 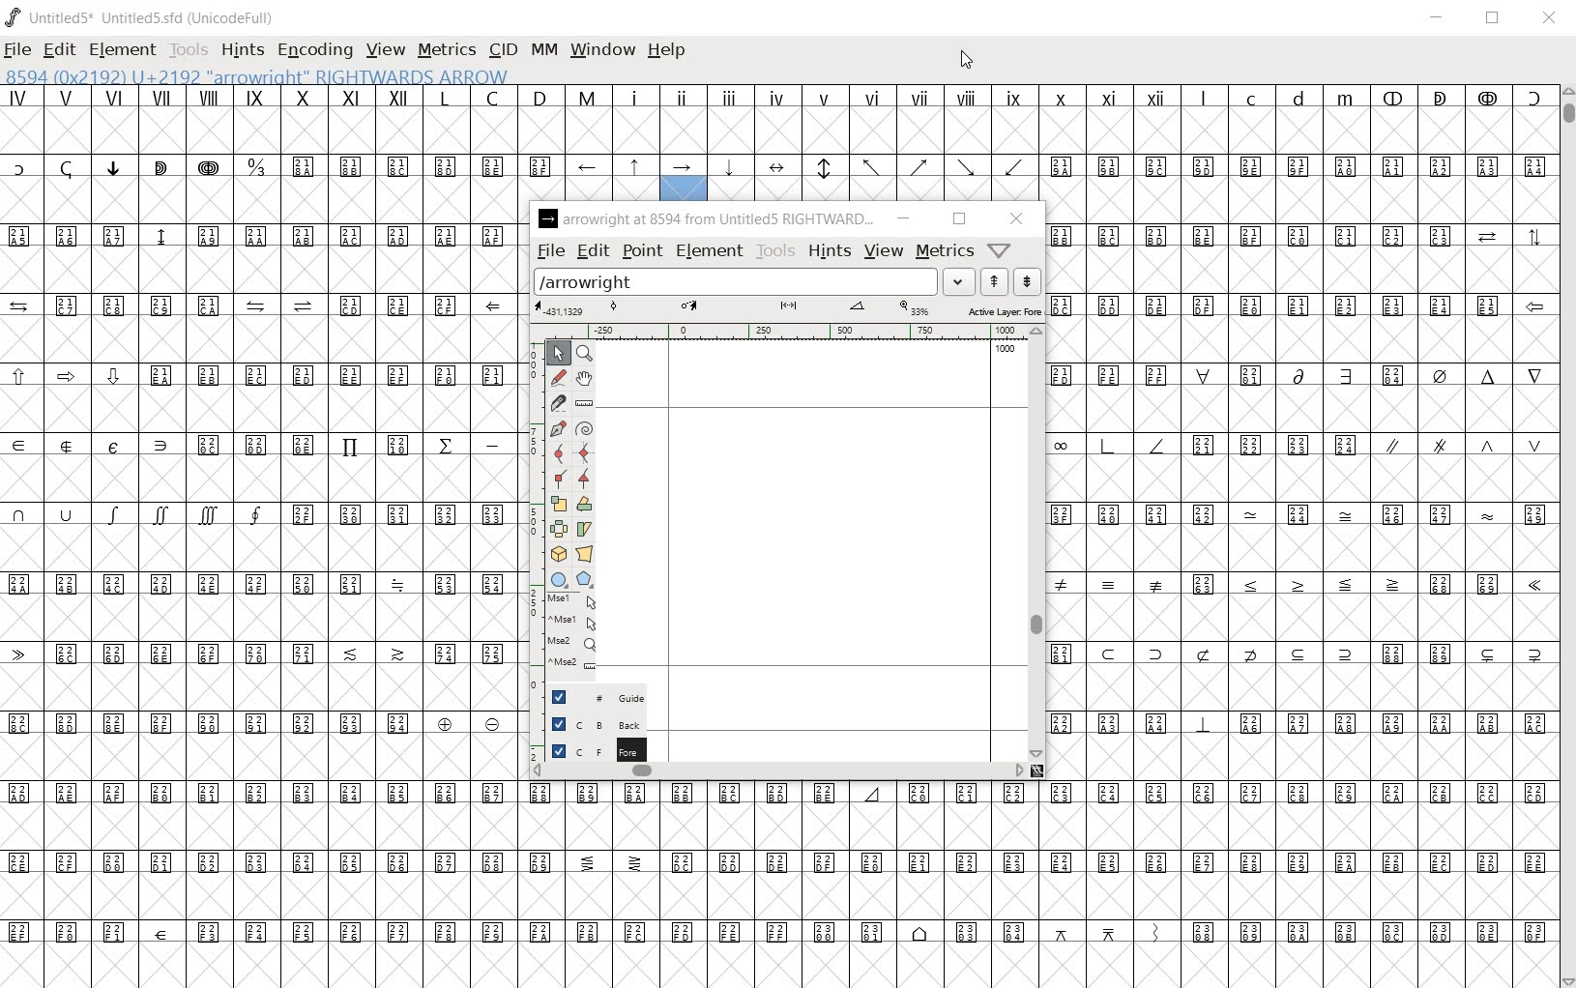 What do you see at coordinates (556, 401) in the screenshot?
I see `cut splines in two` at bounding box center [556, 401].